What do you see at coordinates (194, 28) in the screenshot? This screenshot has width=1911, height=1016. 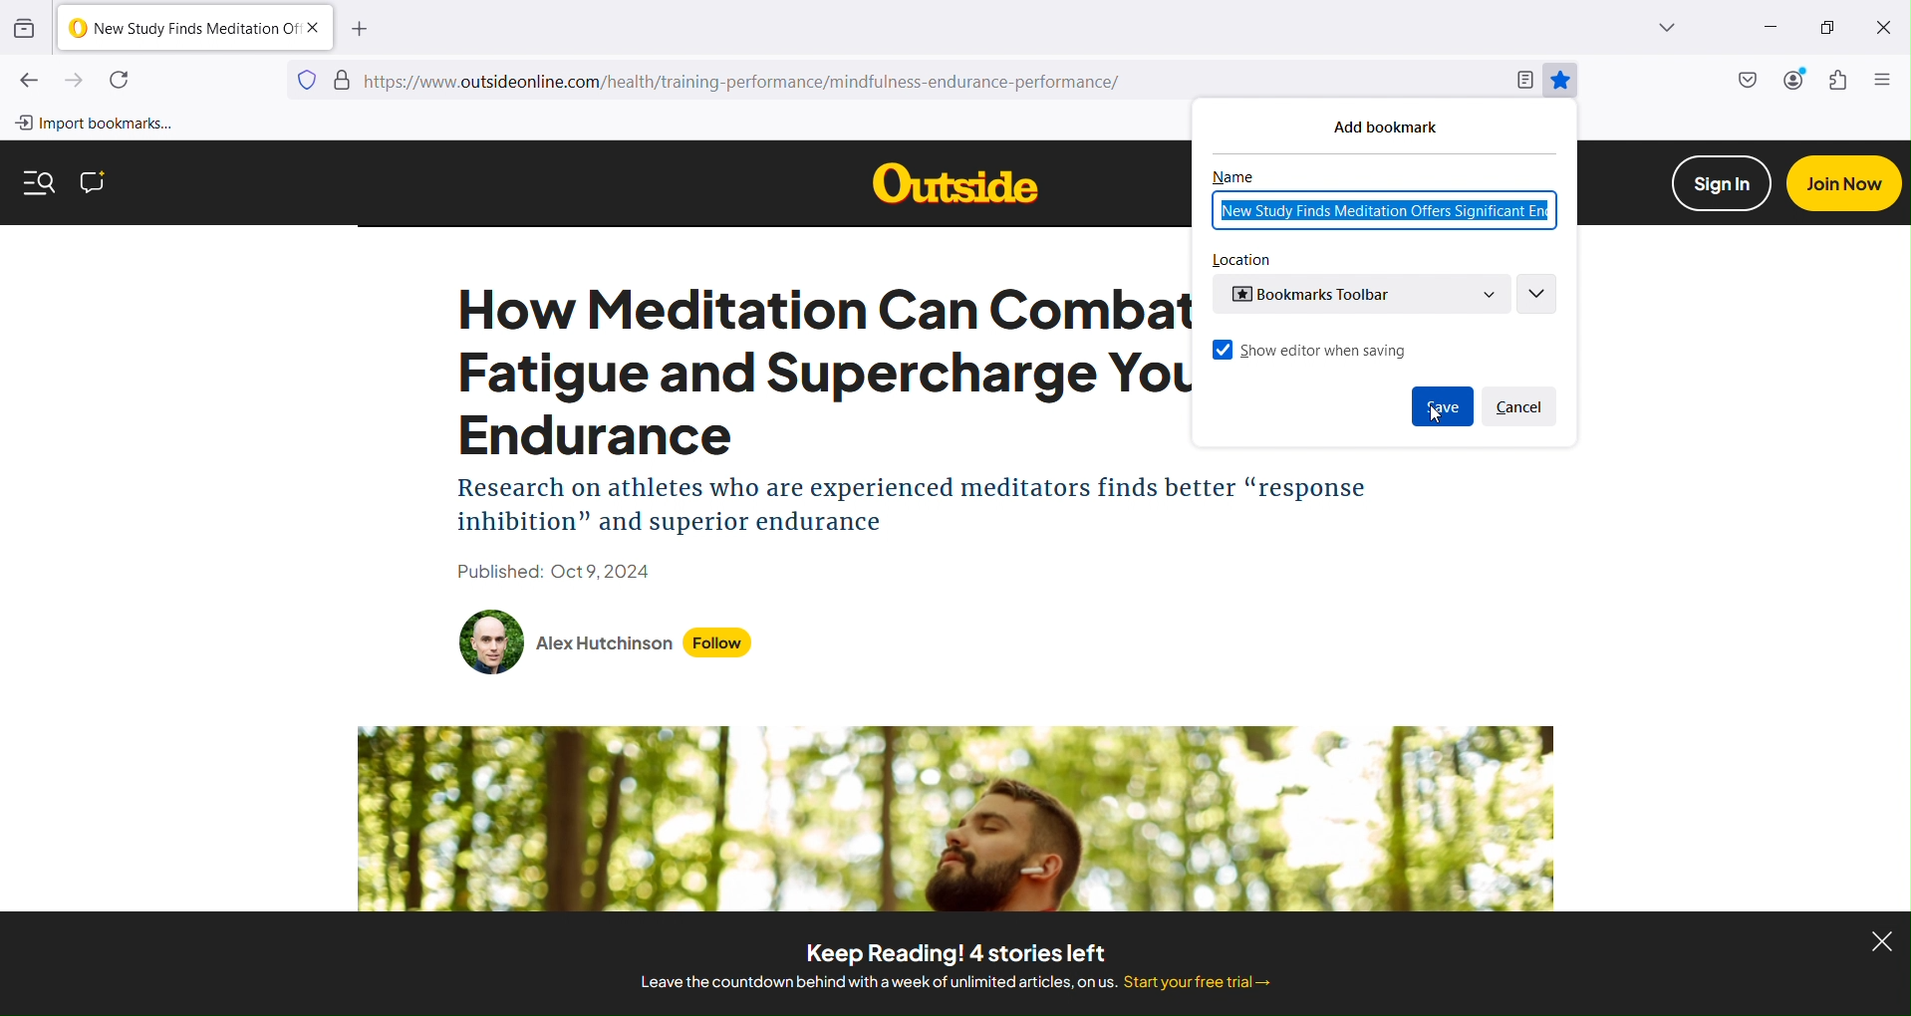 I see `Current Tab` at bounding box center [194, 28].